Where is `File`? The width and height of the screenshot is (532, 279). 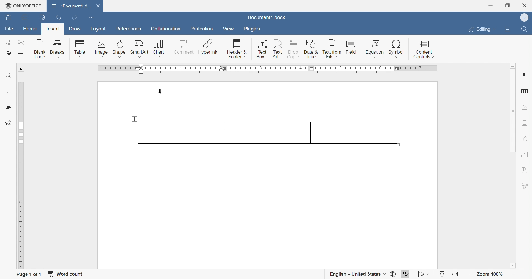
File is located at coordinates (10, 30).